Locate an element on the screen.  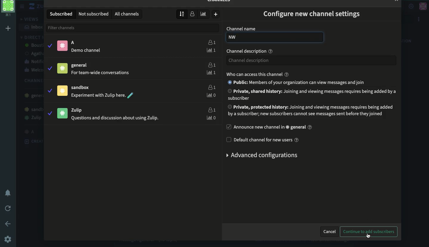
add workspace is located at coordinates (8, 29).